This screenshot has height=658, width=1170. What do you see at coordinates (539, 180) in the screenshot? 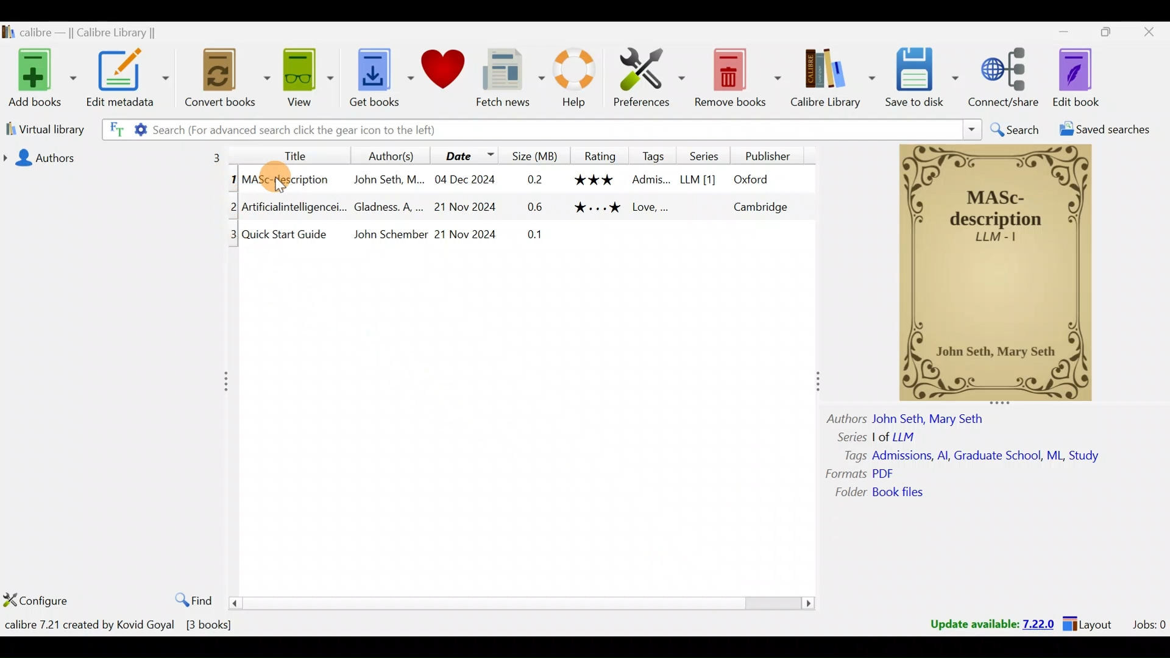
I see `` at bounding box center [539, 180].